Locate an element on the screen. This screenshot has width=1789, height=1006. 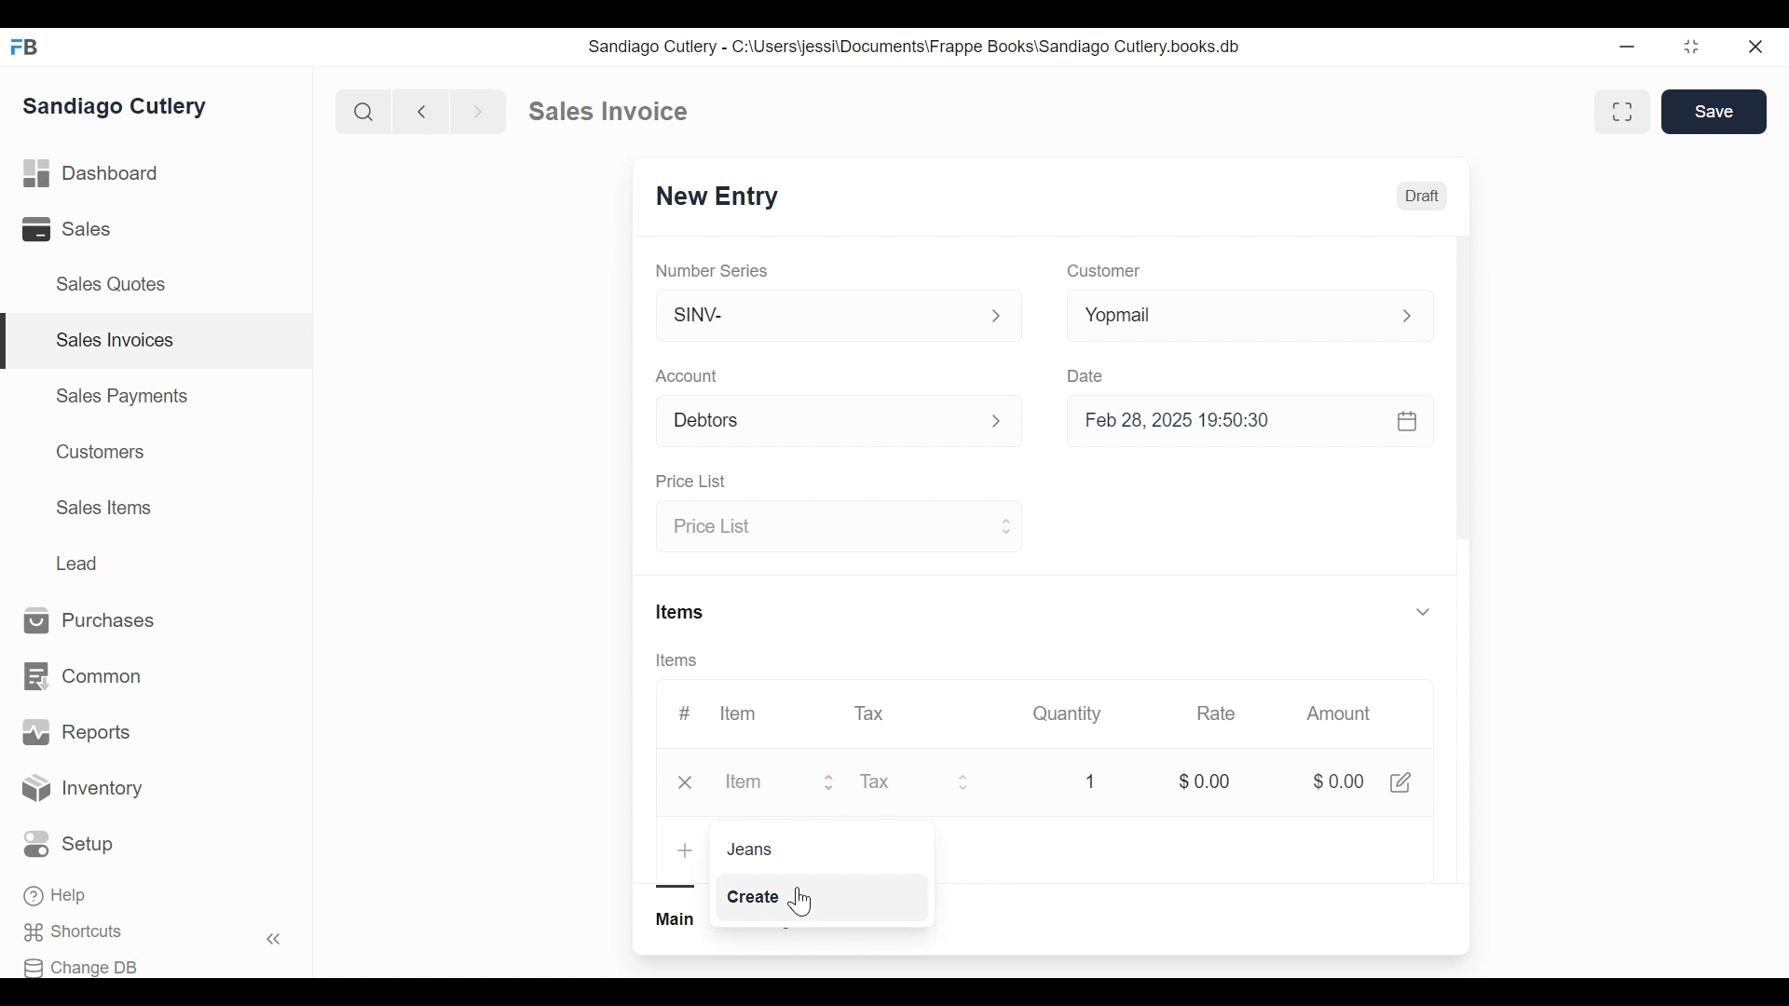
Lead is located at coordinates (79, 562).